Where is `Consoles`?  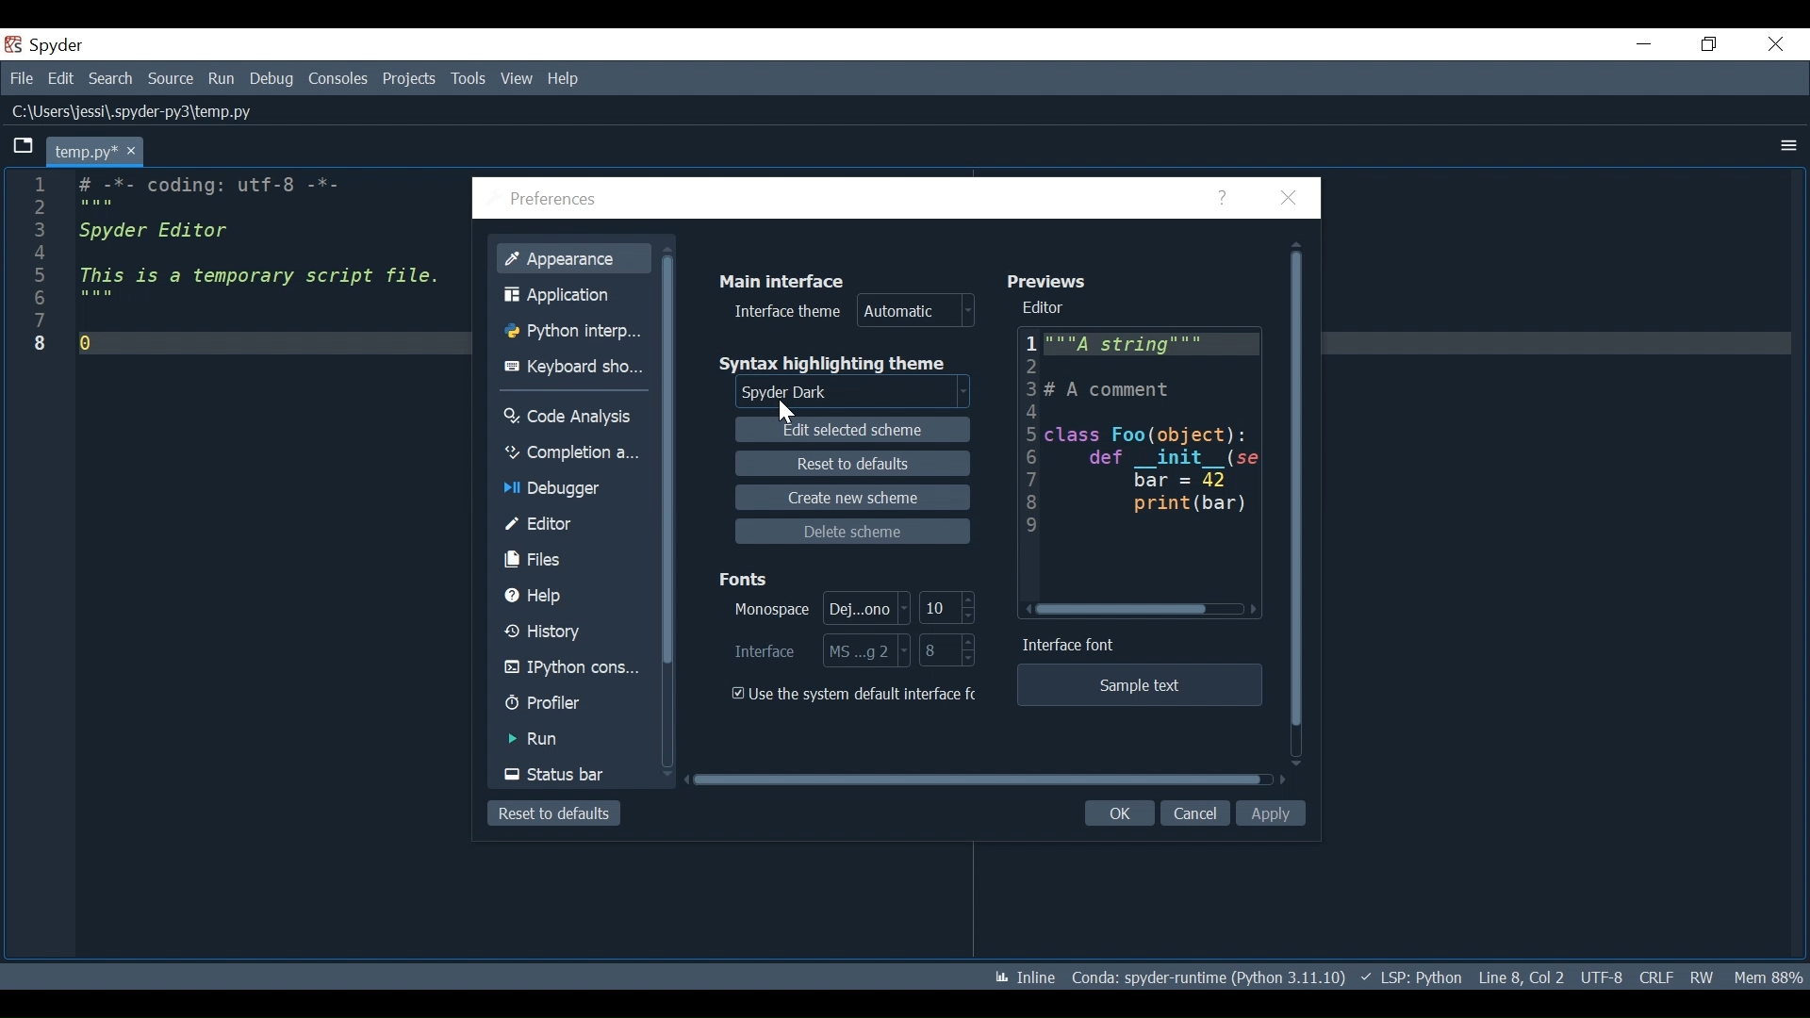 Consoles is located at coordinates (338, 79).